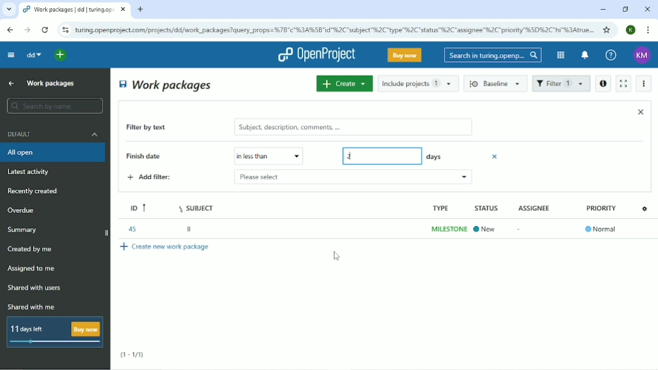 The width and height of the screenshot is (658, 370). What do you see at coordinates (649, 30) in the screenshot?
I see `Customize and control google chrome` at bounding box center [649, 30].